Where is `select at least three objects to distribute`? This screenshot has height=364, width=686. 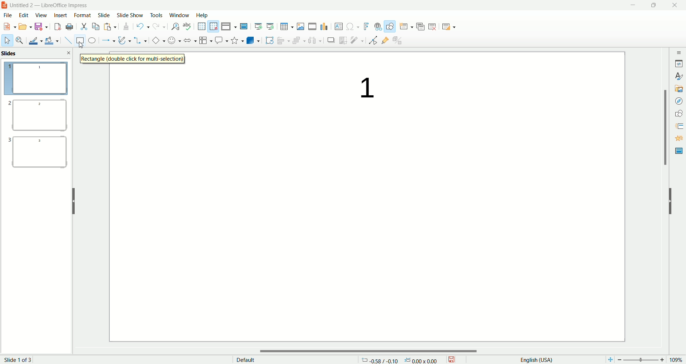 select at least three objects to distribute is located at coordinates (315, 40).